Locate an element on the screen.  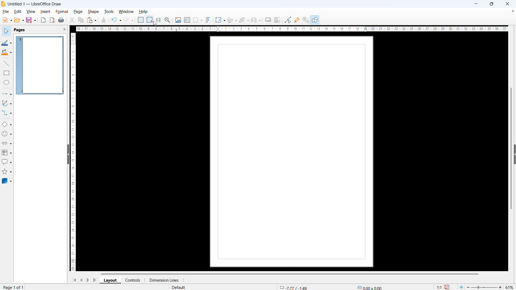
Helplines while moving  is located at coordinates (159, 20).